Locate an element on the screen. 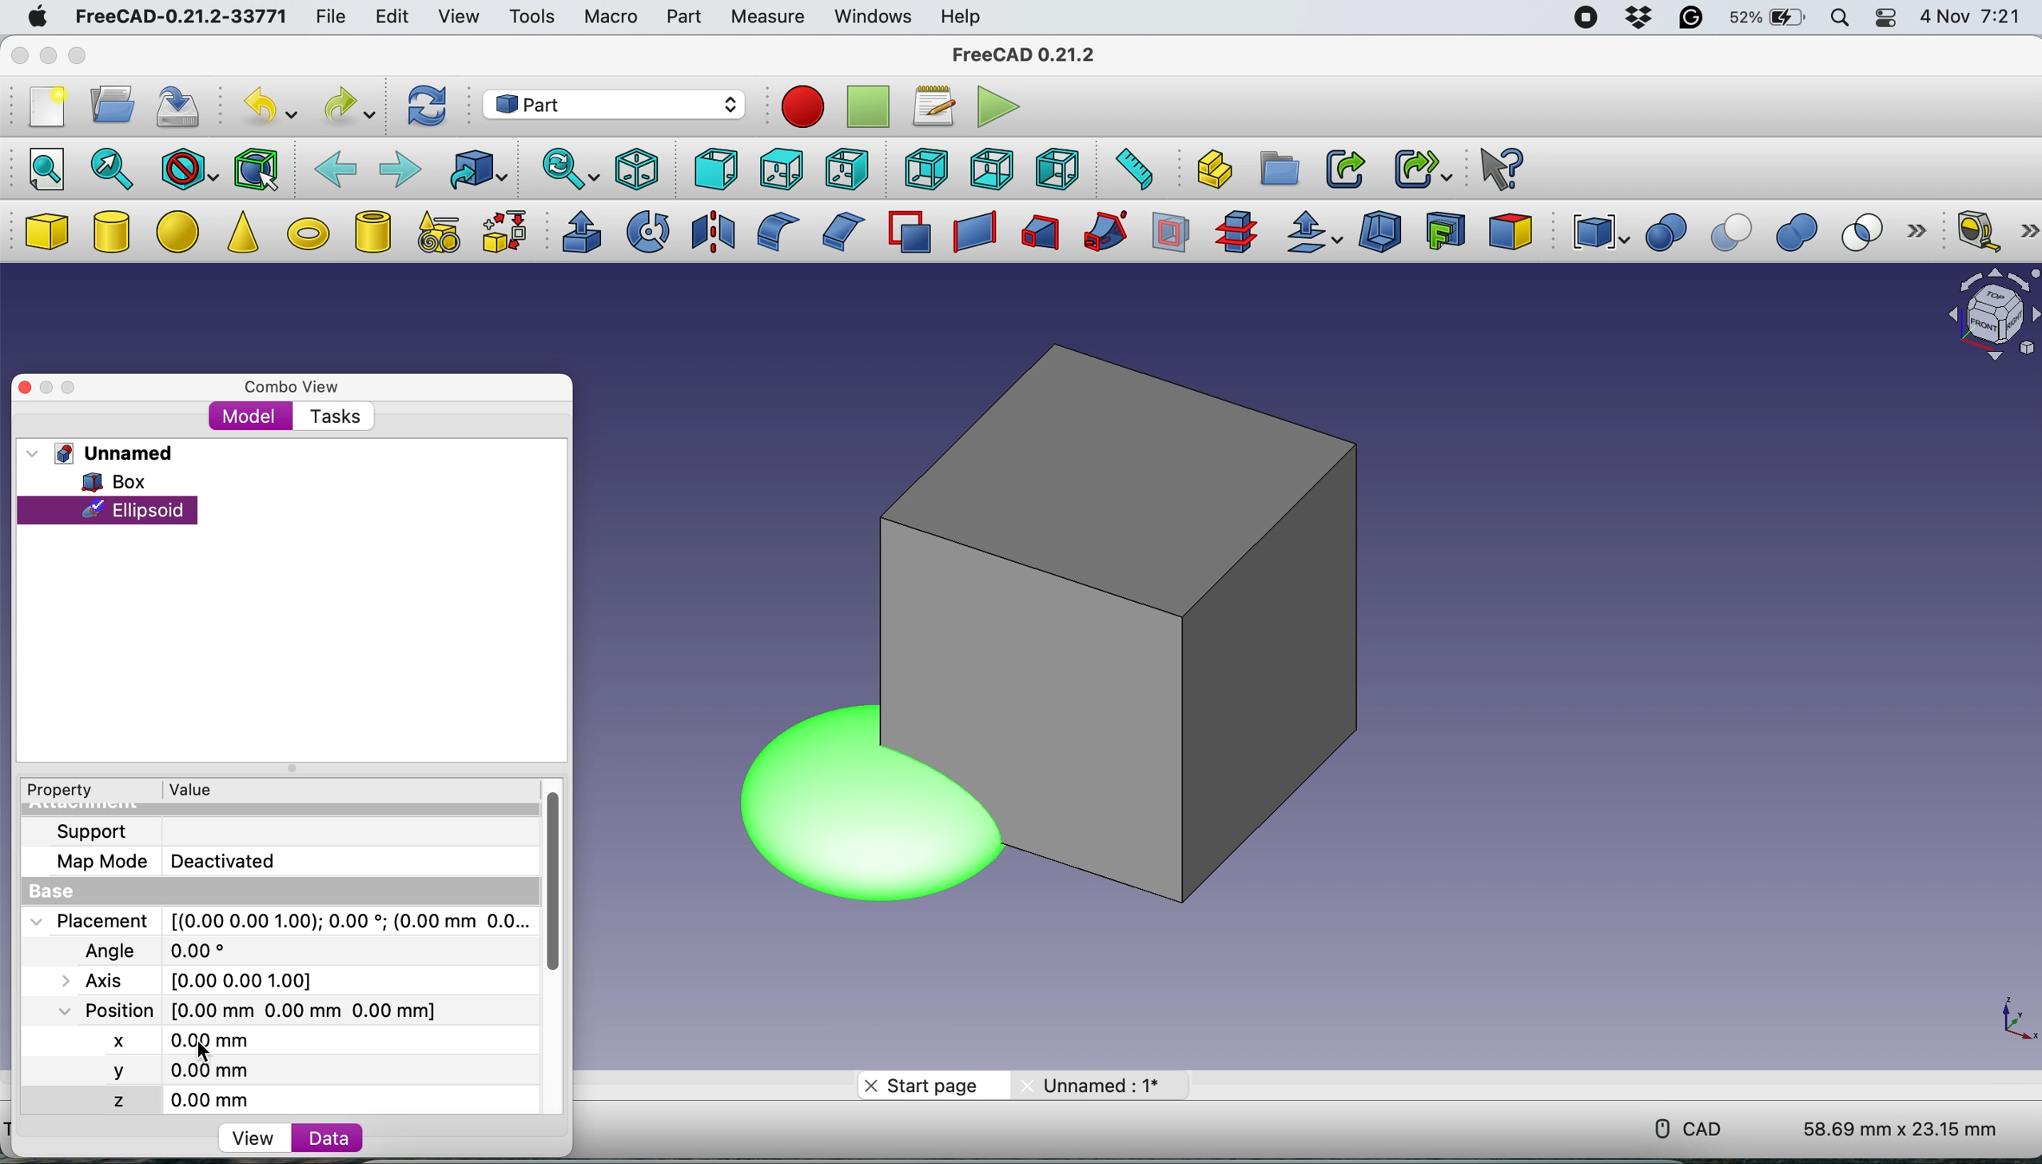 The image size is (2042, 1164). torus is located at coordinates (308, 233).